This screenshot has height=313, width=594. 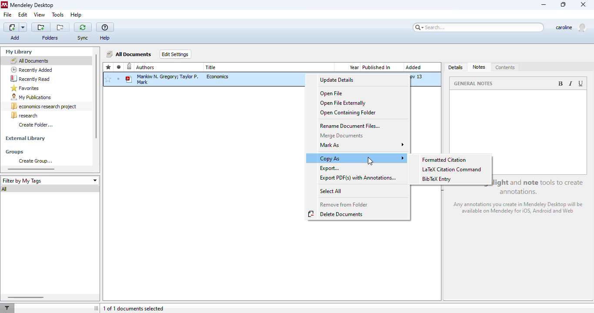 What do you see at coordinates (25, 297) in the screenshot?
I see `horizontal scroll bar` at bounding box center [25, 297].